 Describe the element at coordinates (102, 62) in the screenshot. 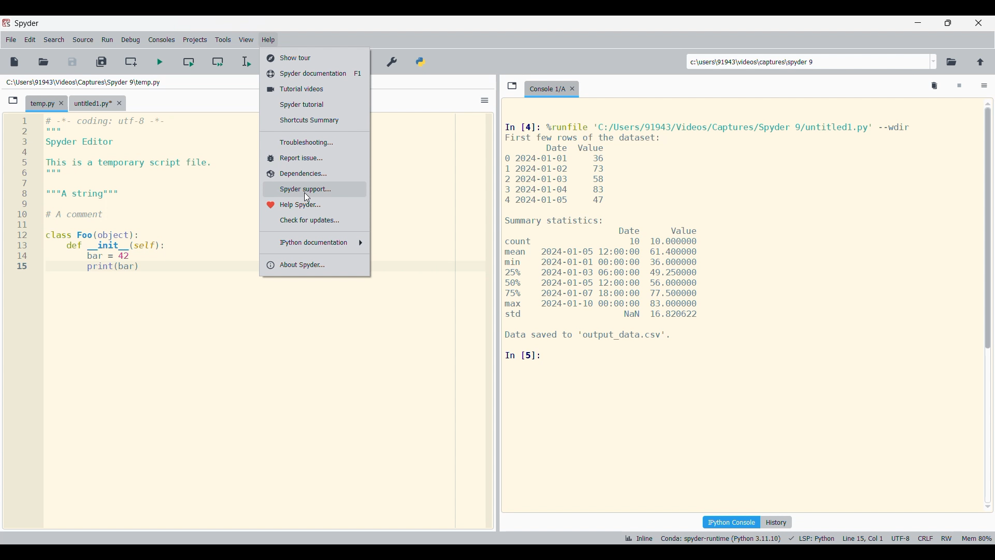

I see `Save all files` at that location.